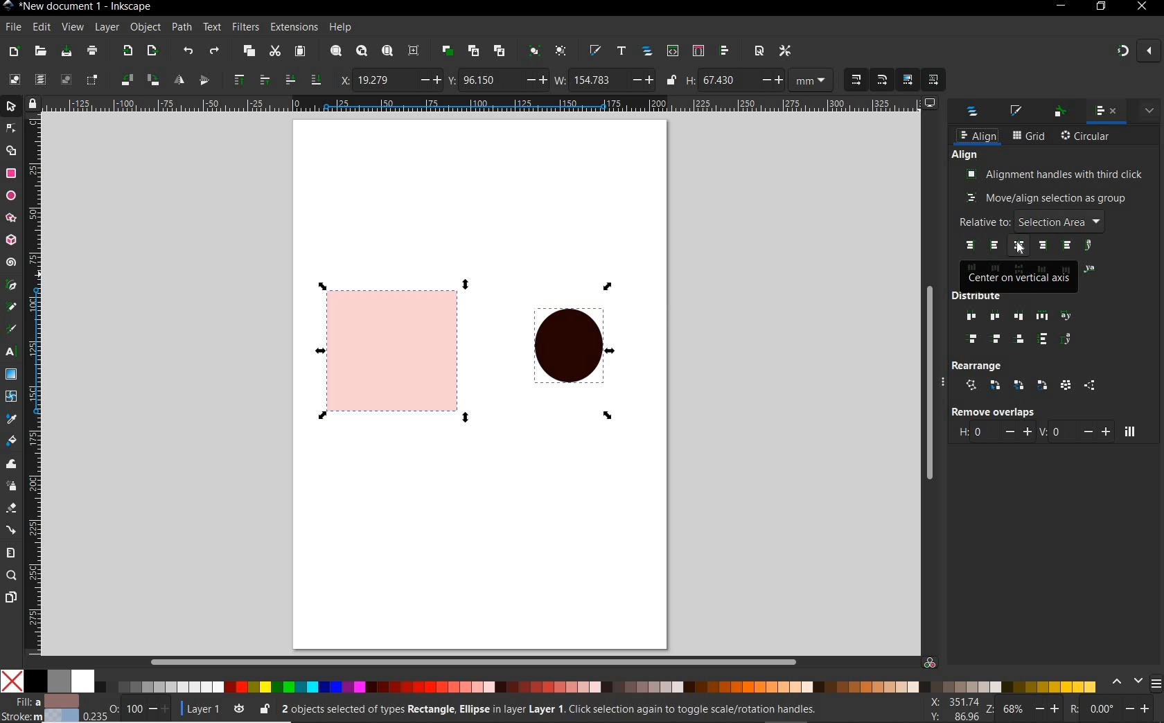  Describe the element at coordinates (605, 81) in the screenshot. I see `width selection` at that location.